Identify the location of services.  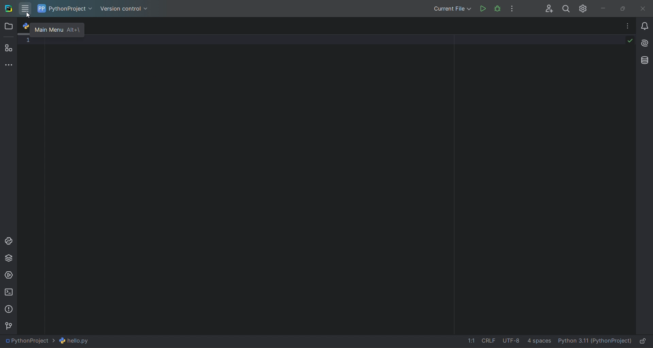
(9, 275).